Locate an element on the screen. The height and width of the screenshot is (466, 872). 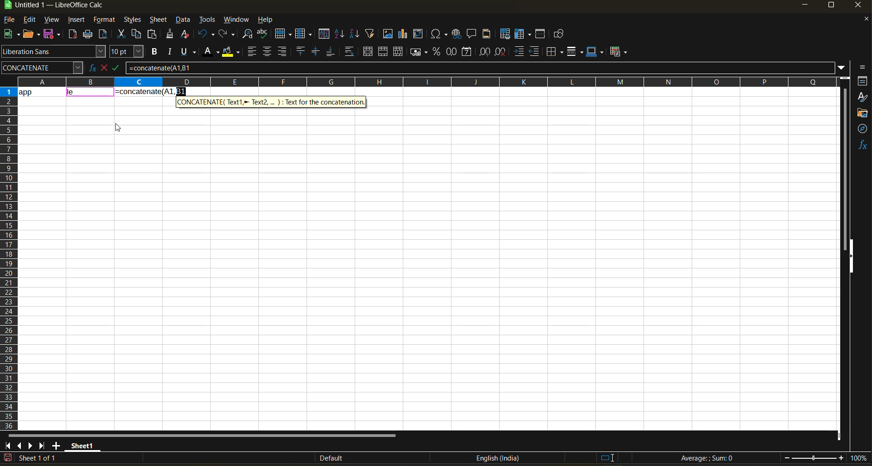
row is located at coordinates (283, 33).